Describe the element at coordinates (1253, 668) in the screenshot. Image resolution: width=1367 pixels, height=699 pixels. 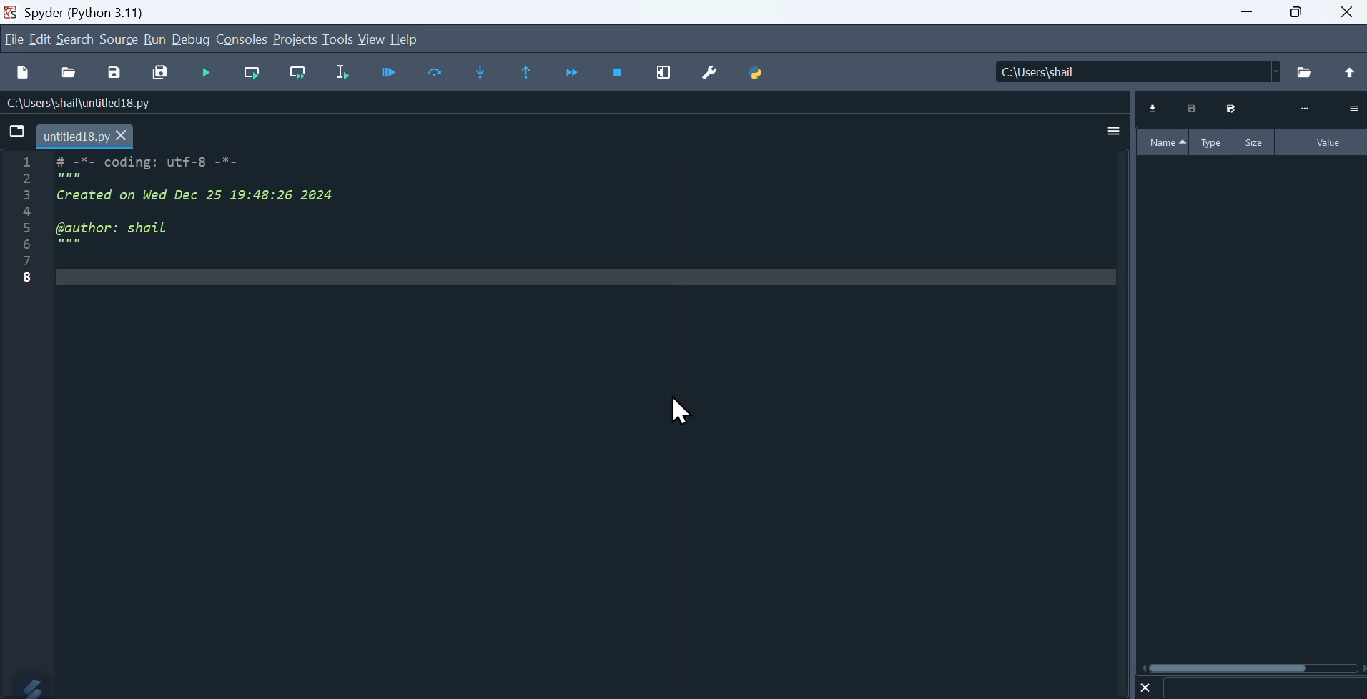
I see `Horizontal scroll bar` at that location.